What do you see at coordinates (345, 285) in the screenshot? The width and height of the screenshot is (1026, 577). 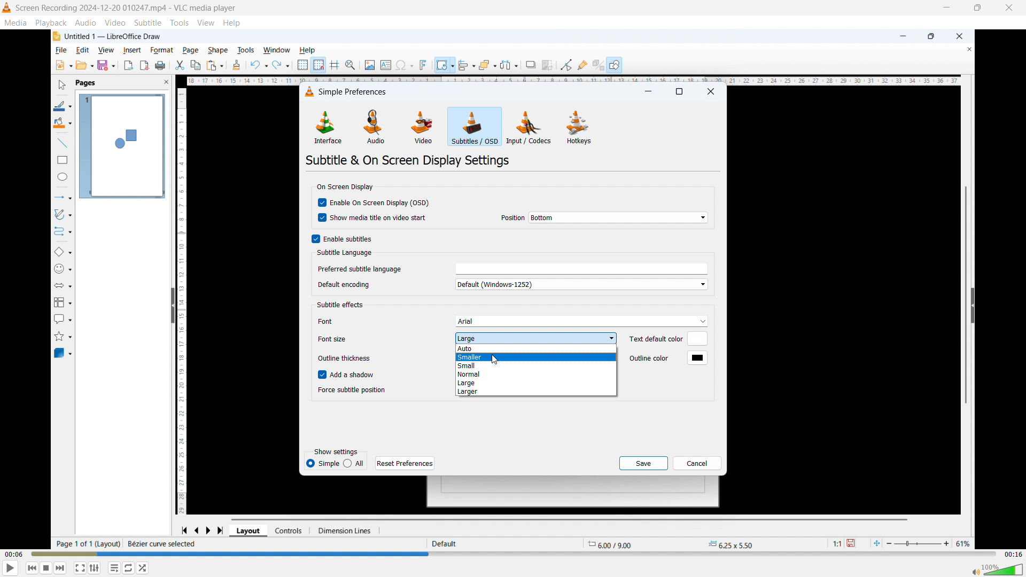 I see `Default encoding` at bounding box center [345, 285].